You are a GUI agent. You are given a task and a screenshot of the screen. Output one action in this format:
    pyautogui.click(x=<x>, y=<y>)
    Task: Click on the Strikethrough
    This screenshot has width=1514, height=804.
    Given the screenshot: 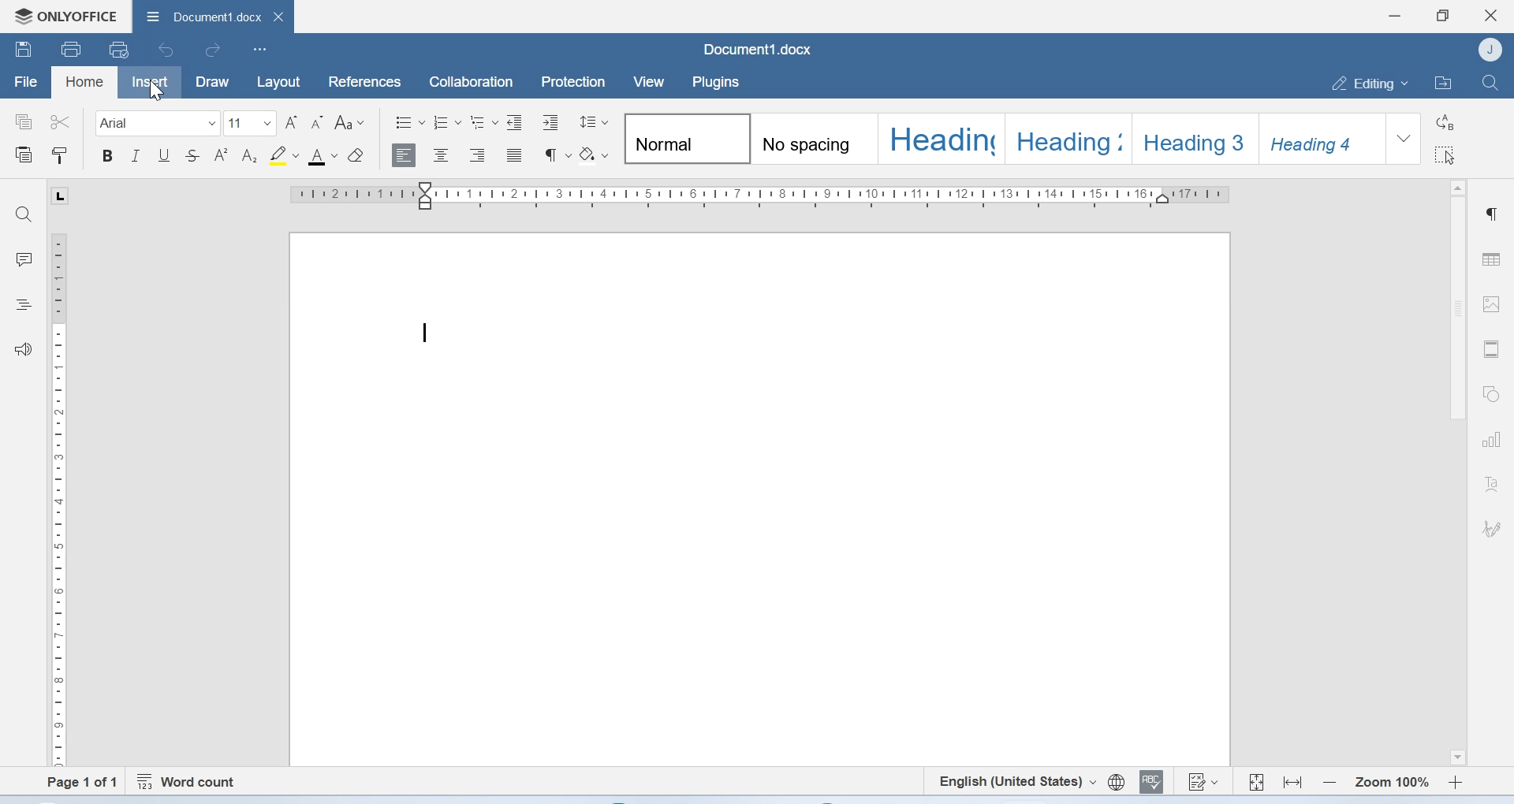 What is the action you would take?
    pyautogui.click(x=192, y=156)
    